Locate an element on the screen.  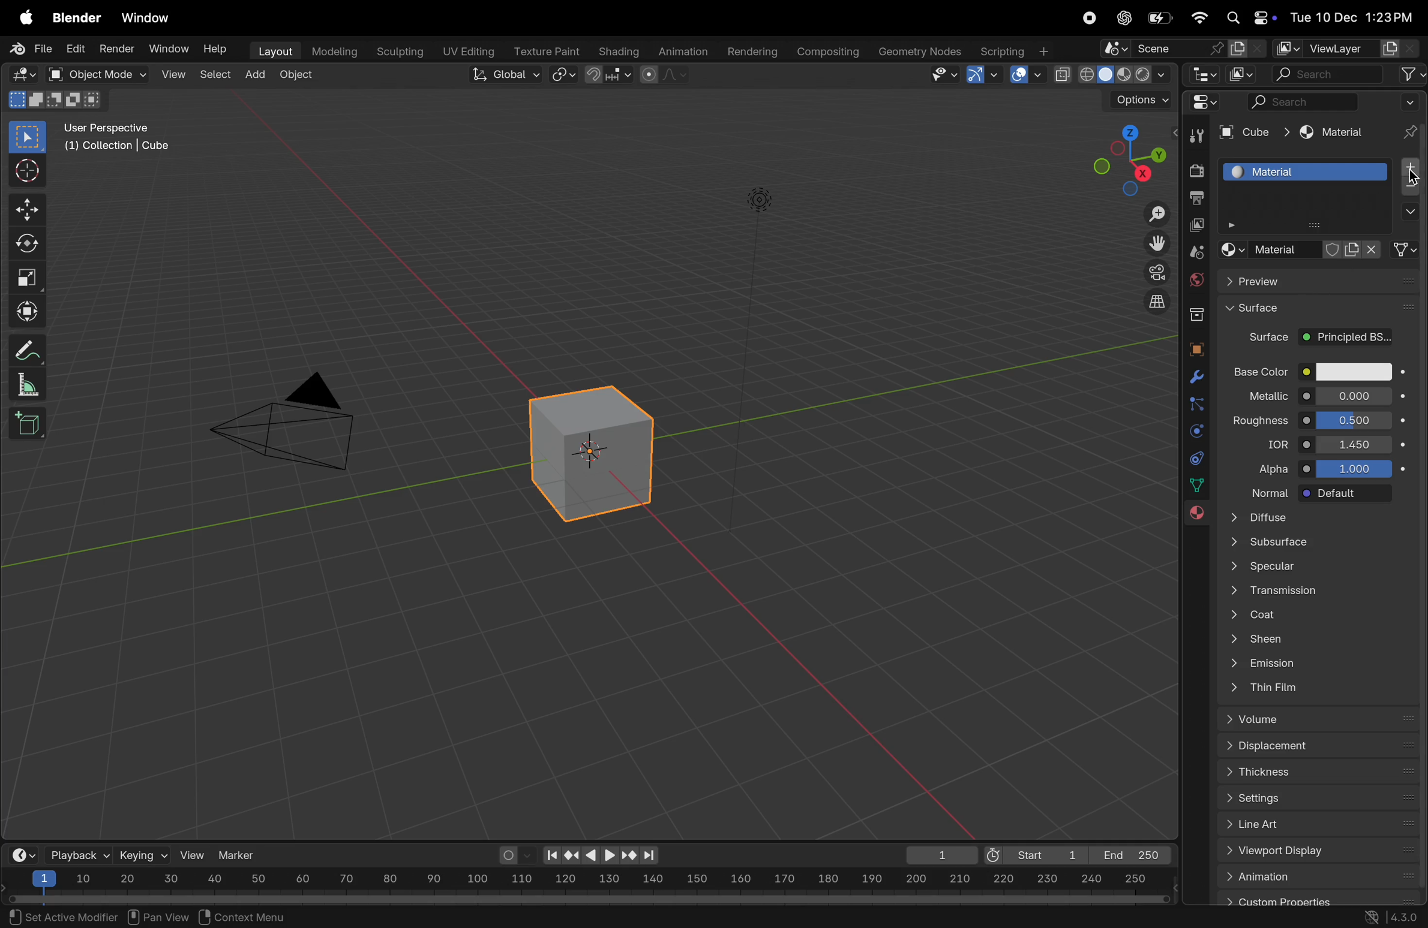
Uv editing is located at coordinates (464, 49).